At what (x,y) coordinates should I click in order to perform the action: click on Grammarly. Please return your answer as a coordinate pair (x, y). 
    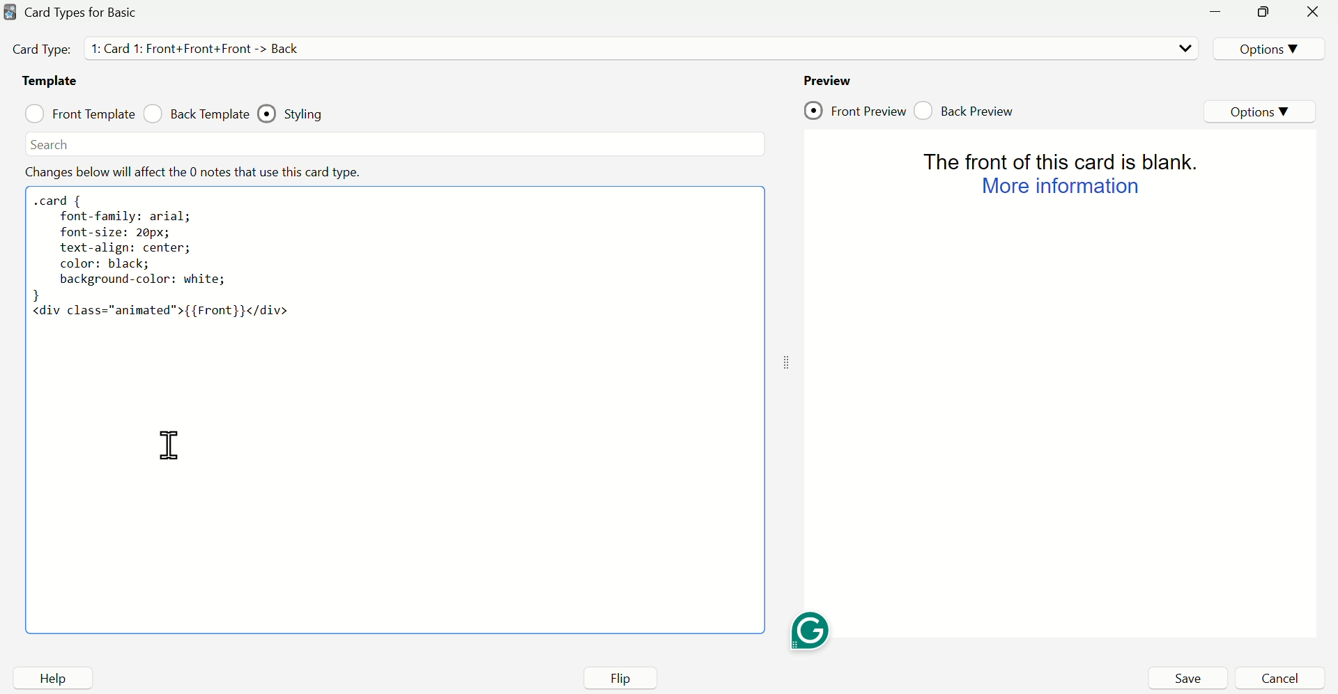
    Looking at the image, I should click on (809, 630).